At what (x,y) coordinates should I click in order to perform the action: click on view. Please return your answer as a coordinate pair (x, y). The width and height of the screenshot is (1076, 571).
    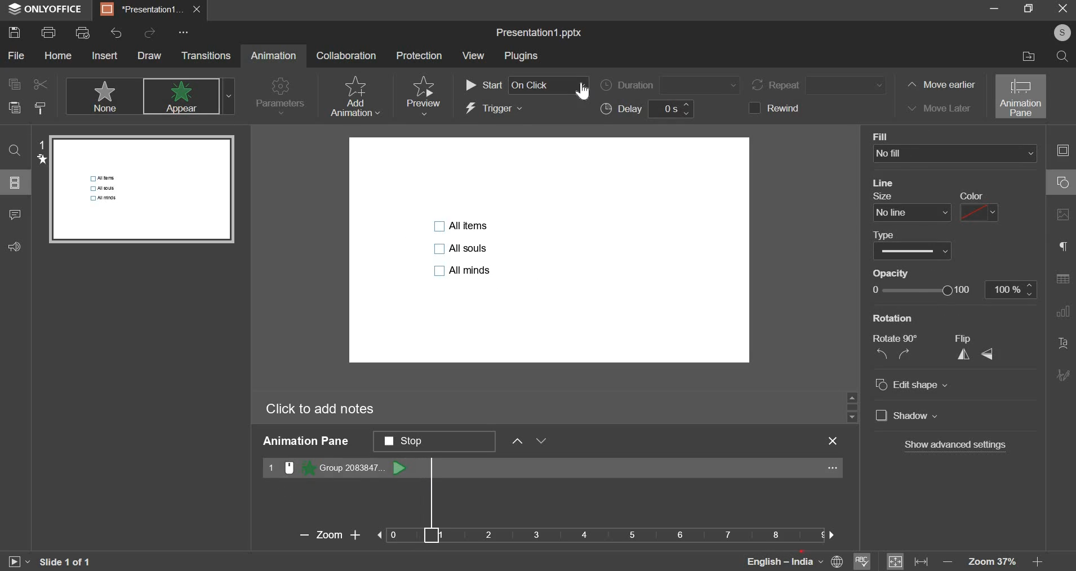
    Looking at the image, I should click on (474, 56).